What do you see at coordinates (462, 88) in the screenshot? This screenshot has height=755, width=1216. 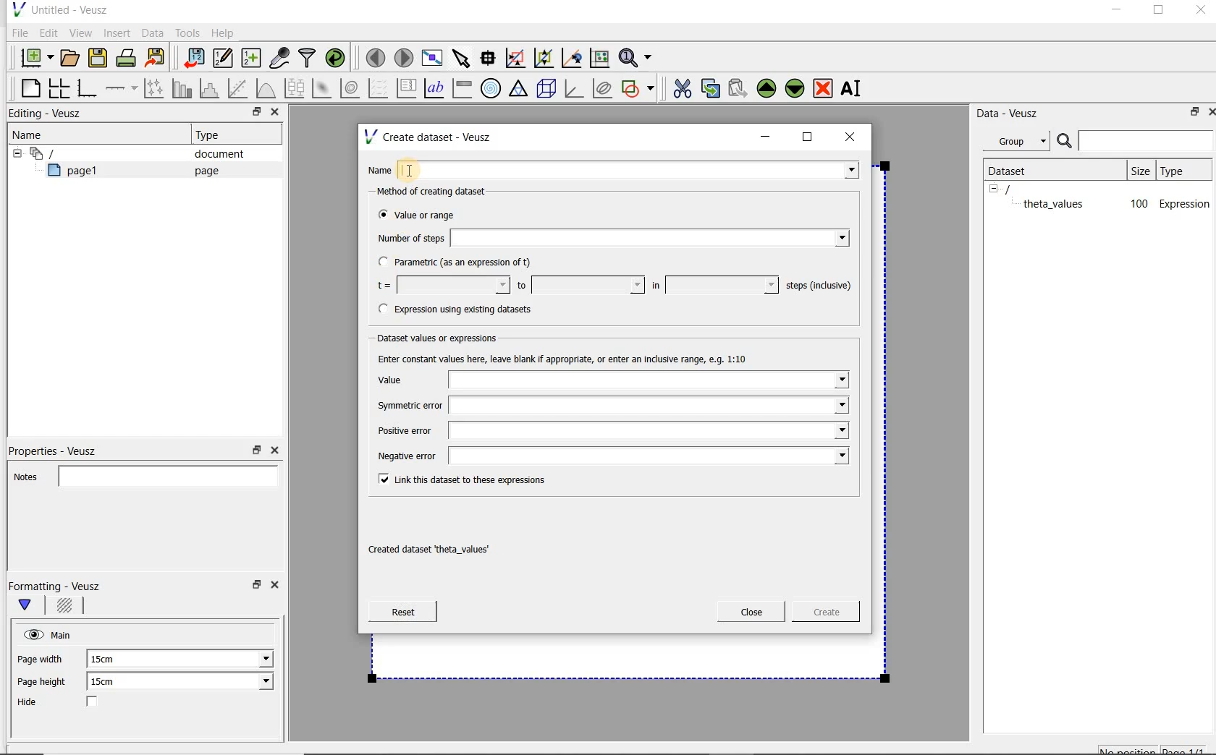 I see `image color bar` at bounding box center [462, 88].